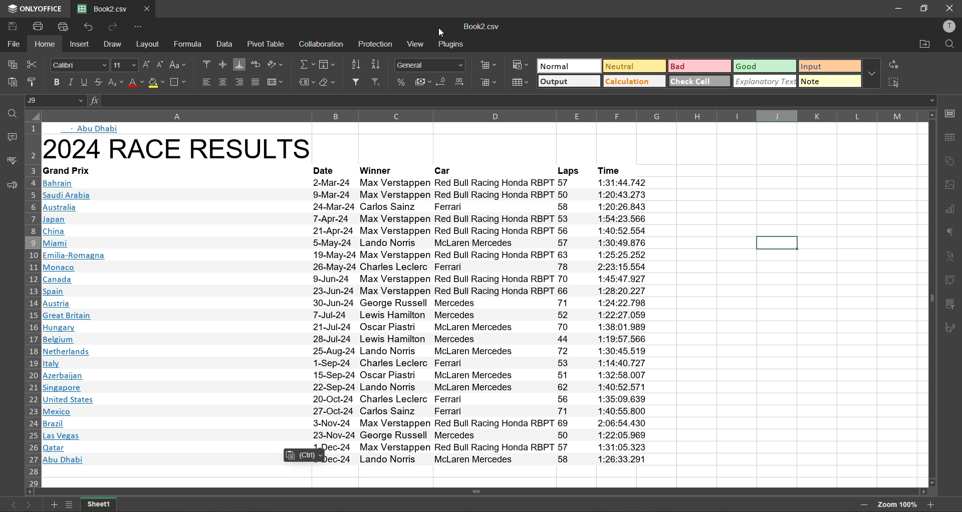  I want to click on open location, so click(920, 43).